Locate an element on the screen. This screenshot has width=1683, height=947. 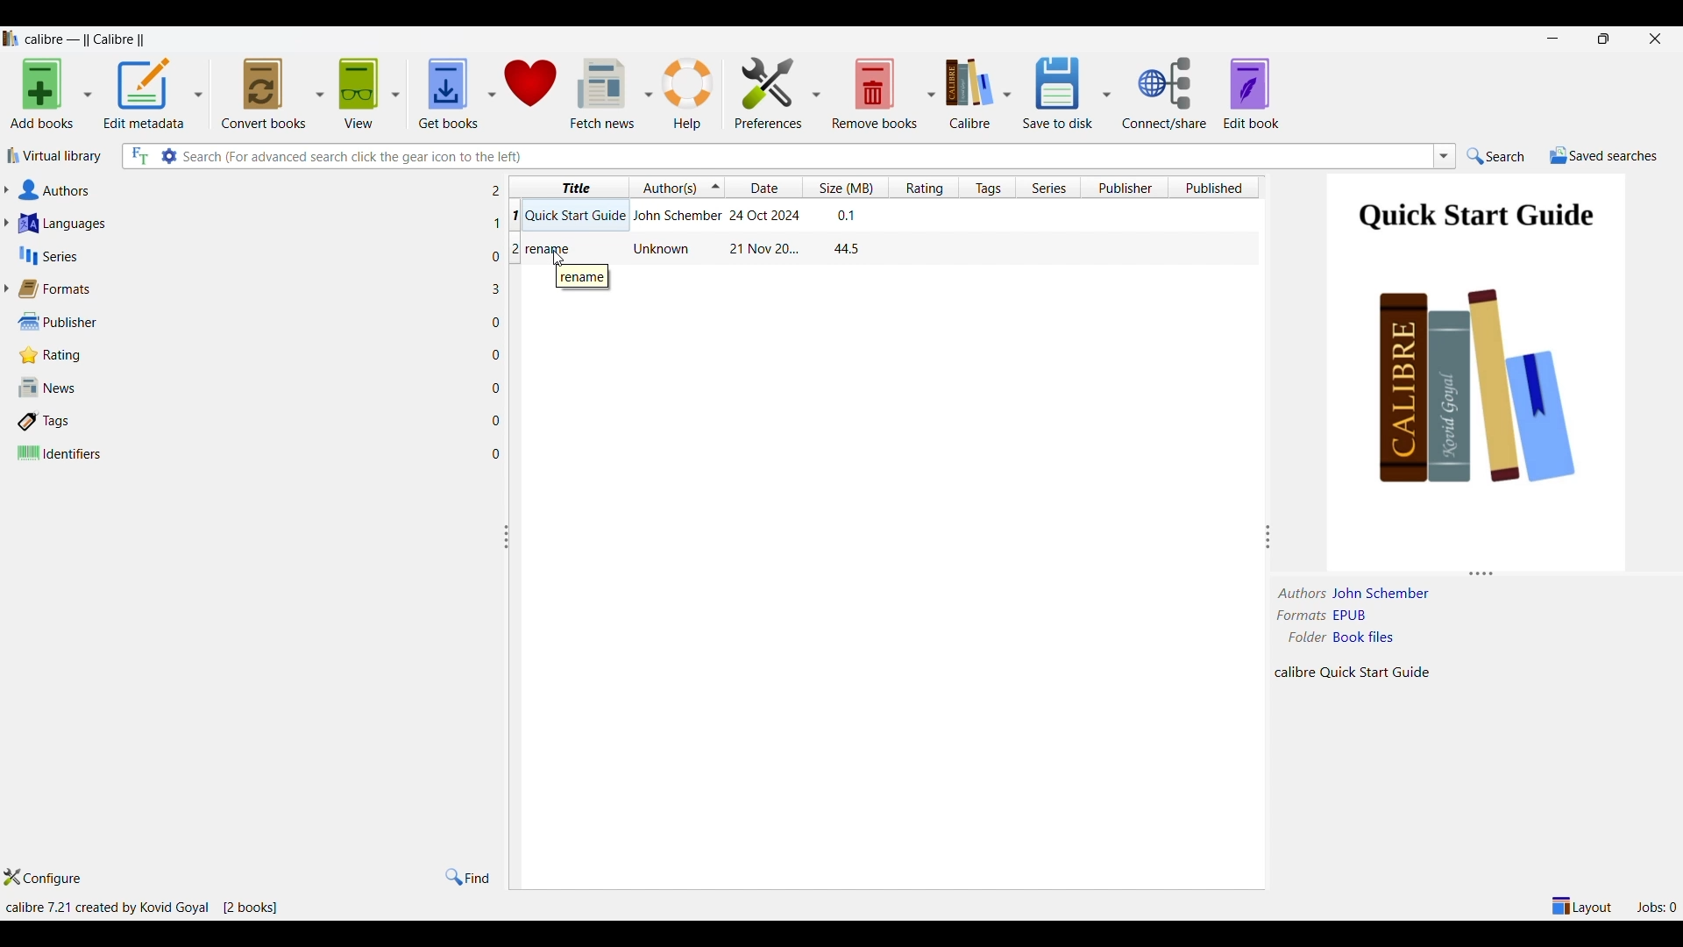
EPUB is located at coordinates (1353, 615).